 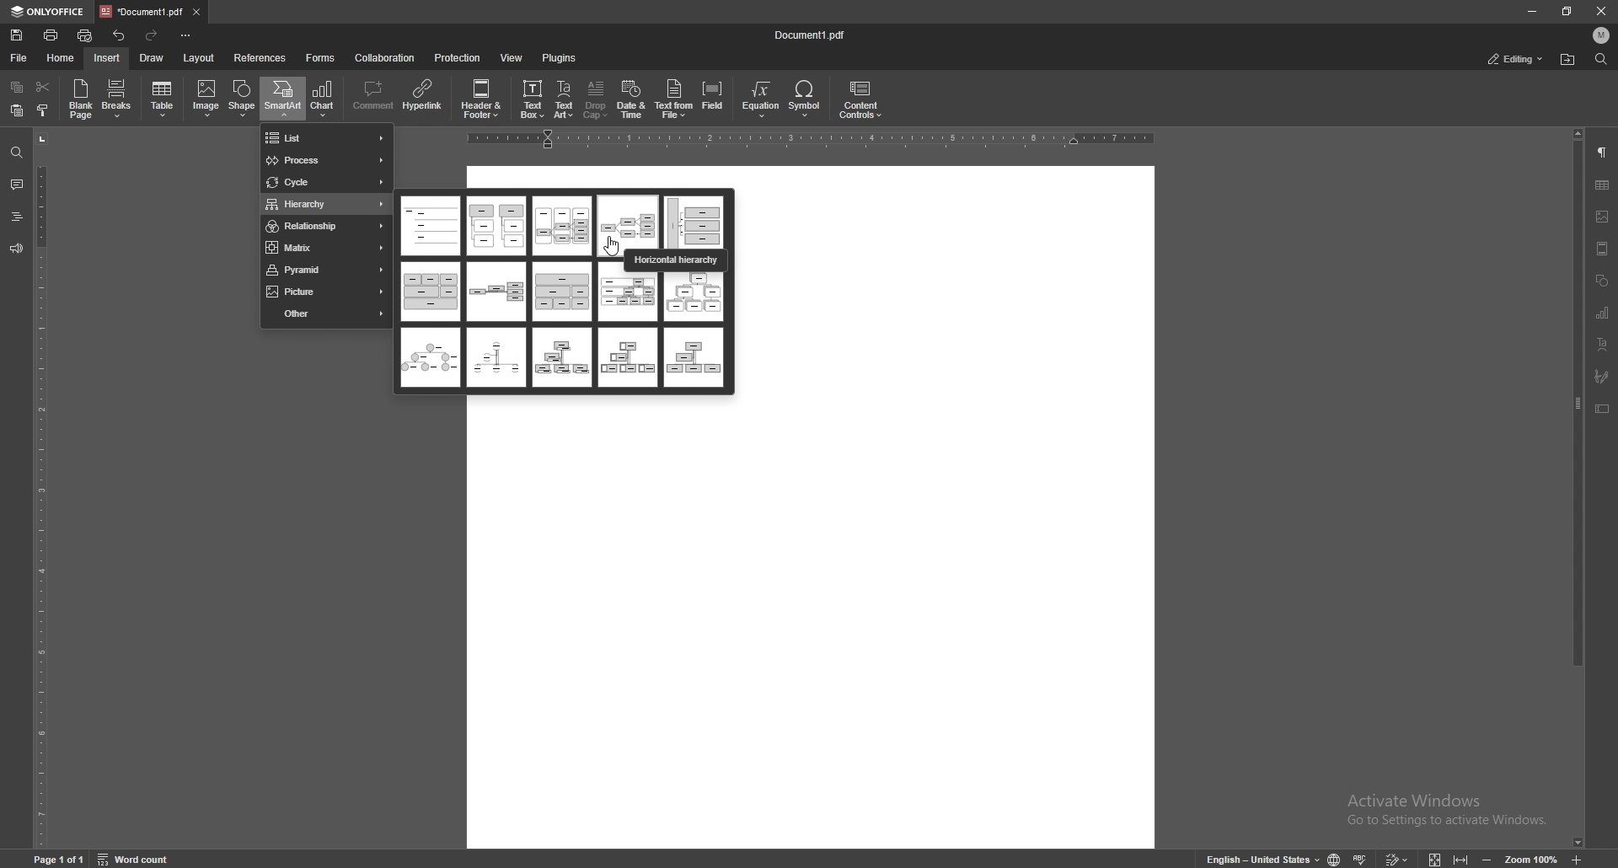 I want to click on drop cap, so click(x=597, y=99).